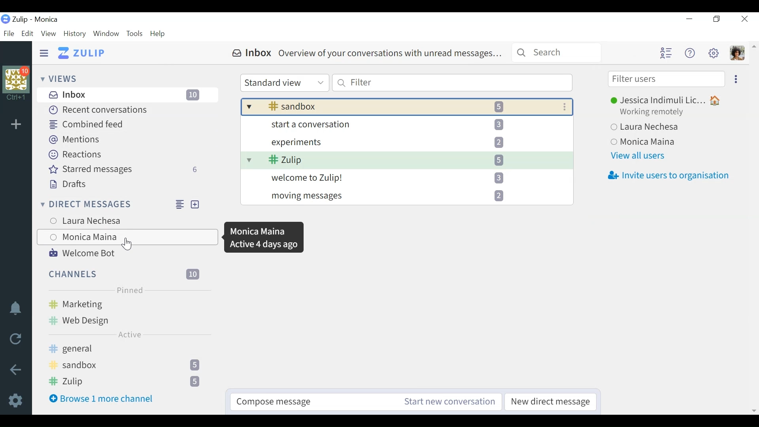 The height and width of the screenshot is (427, 759). What do you see at coordinates (735, 79) in the screenshot?
I see `Ellipsis` at bounding box center [735, 79].